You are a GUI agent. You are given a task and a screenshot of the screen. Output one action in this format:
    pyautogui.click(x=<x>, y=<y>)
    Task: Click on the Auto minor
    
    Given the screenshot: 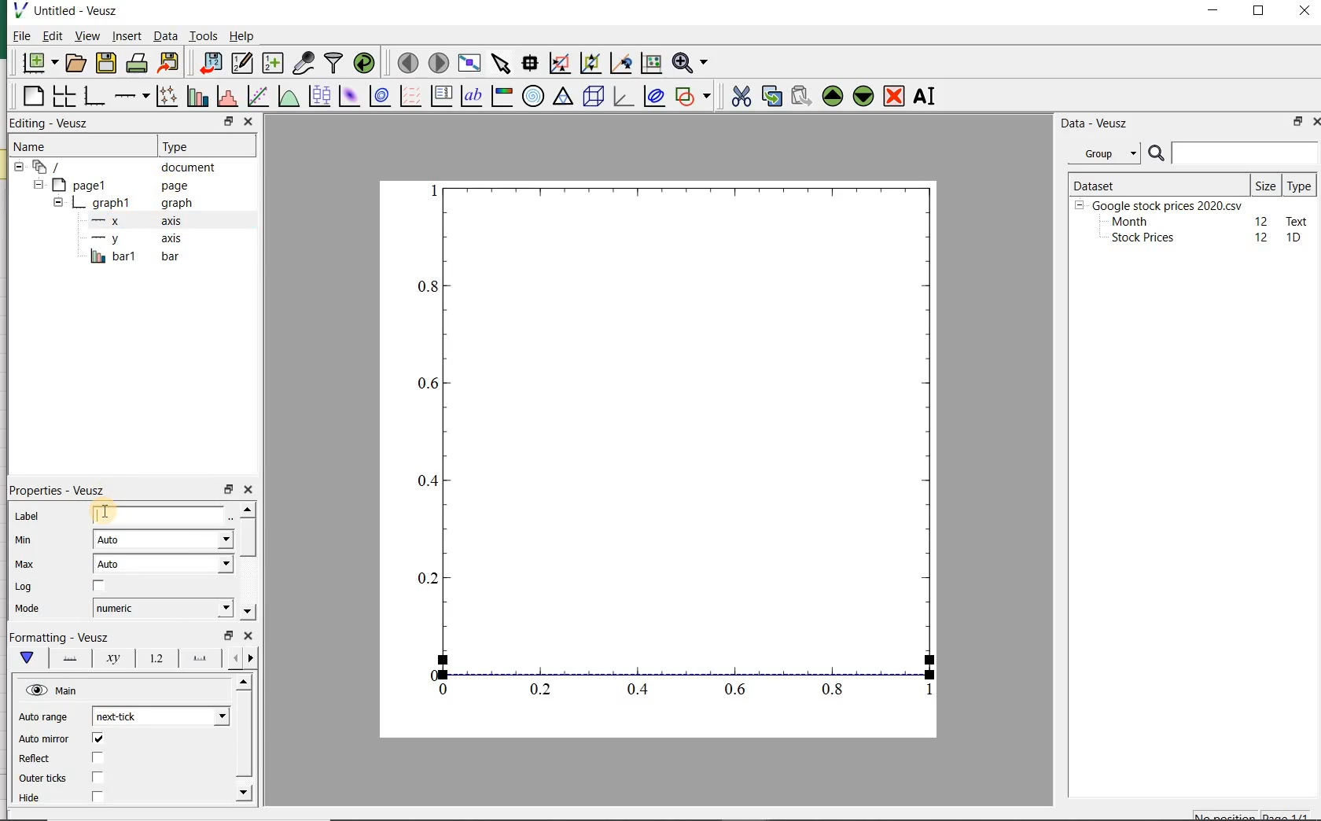 What is the action you would take?
    pyautogui.click(x=44, y=739)
    